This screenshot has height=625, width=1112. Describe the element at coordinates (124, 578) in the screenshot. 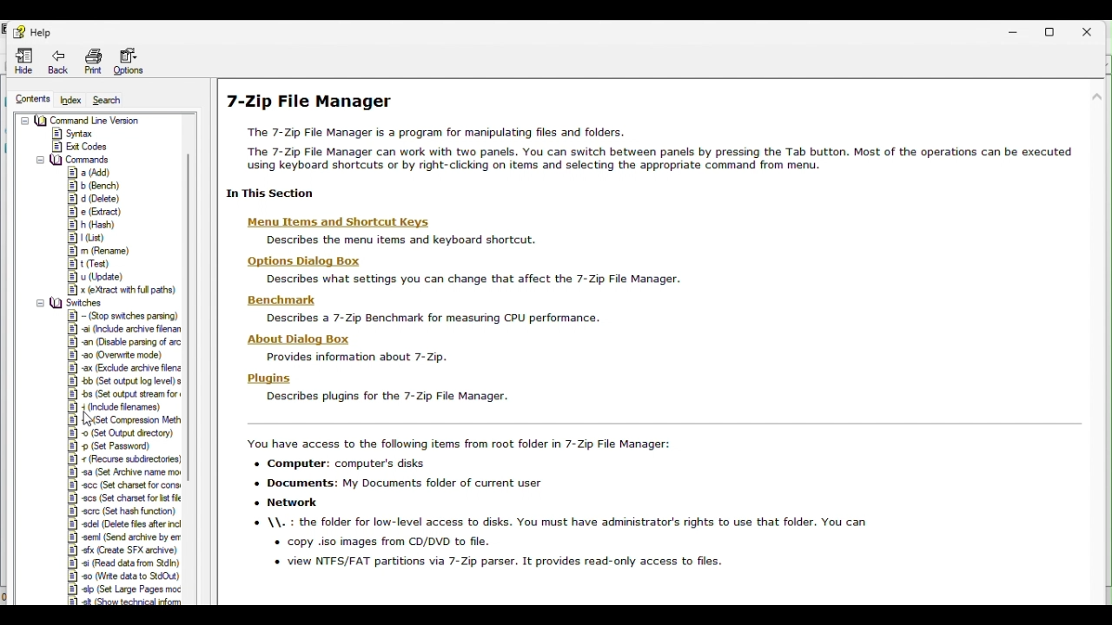

I see `write data to stdout` at that location.